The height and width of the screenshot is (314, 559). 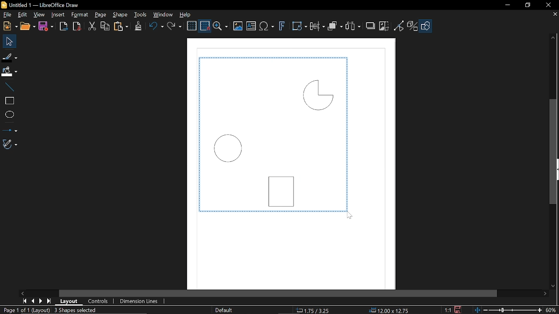 I want to click on LibreOffice Logo, so click(x=4, y=5).